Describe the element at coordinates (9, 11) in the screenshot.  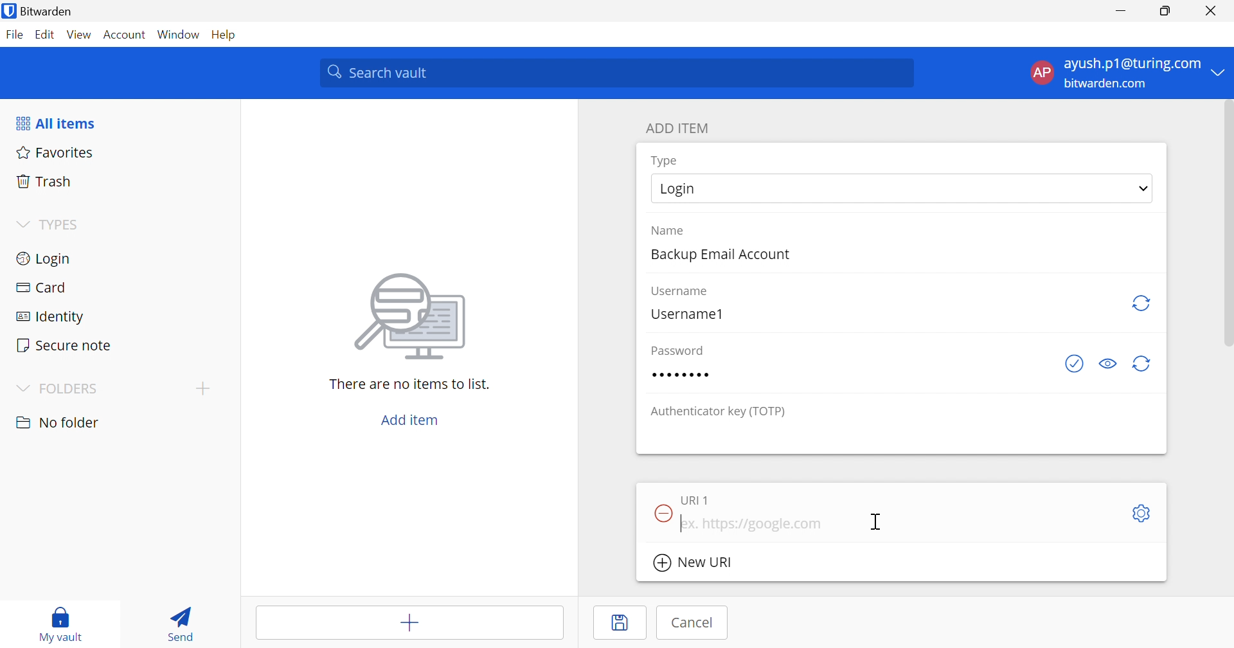
I see `bitwarden logo` at that location.